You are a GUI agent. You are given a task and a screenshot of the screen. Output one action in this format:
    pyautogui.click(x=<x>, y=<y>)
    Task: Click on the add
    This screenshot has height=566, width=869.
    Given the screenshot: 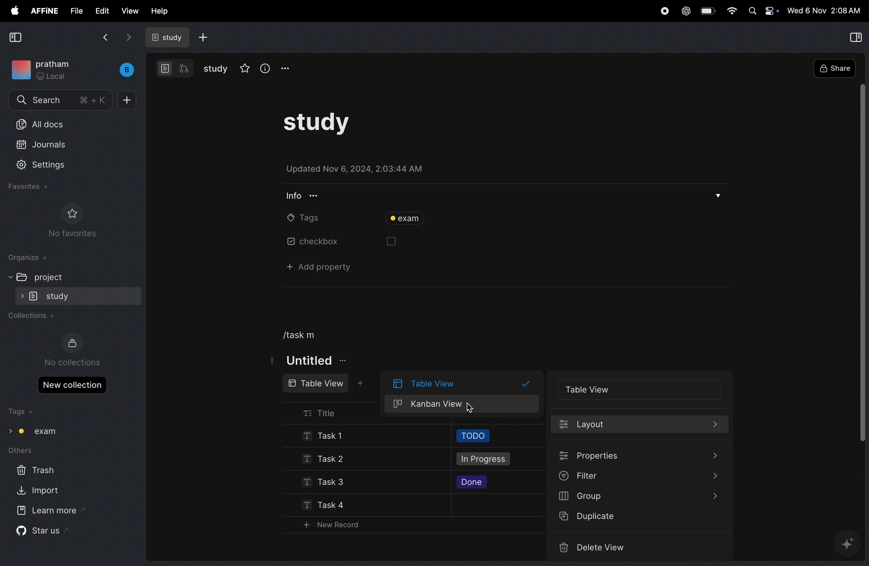 What is the action you would take?
    pyautogui.click(x=127, y=99)
    